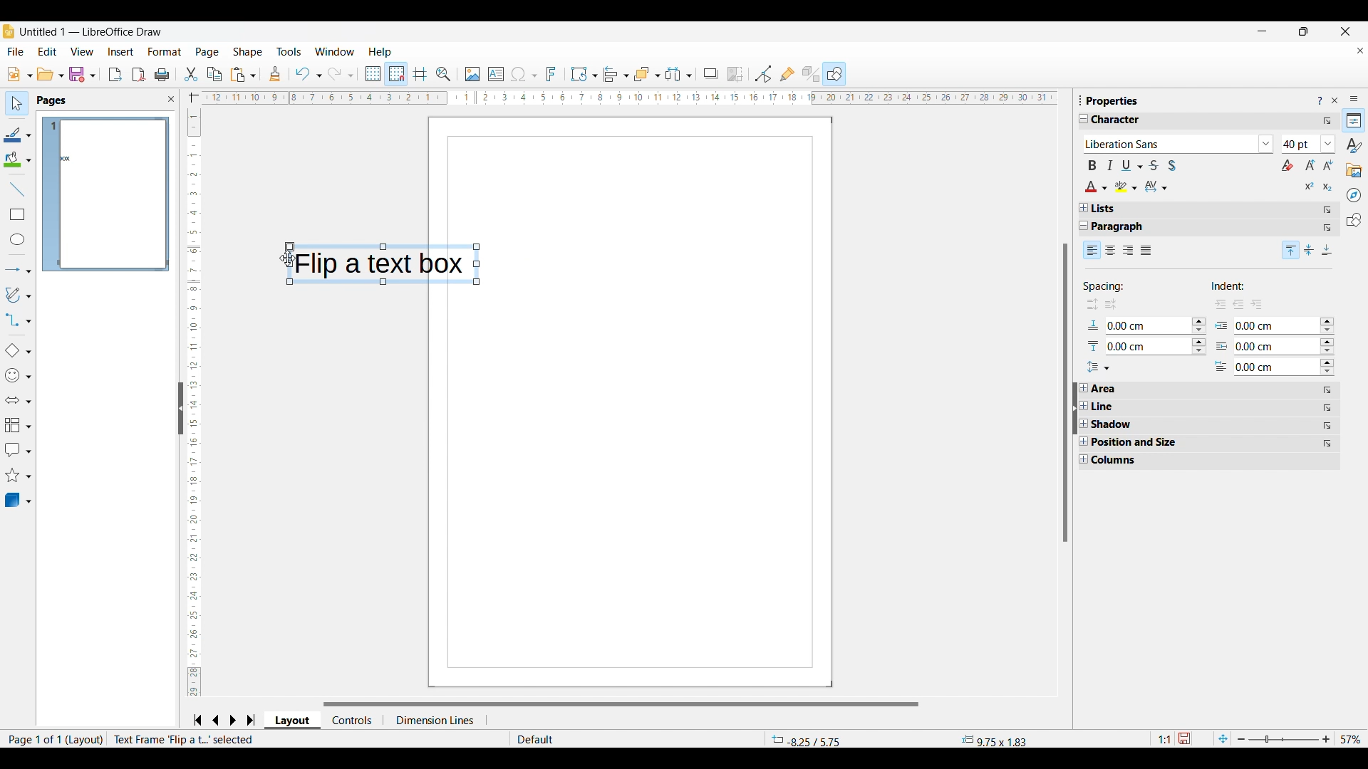 Image resolution: width=1368 pixels, height=769 pixels. What do you see at coordinates (1222, 346) in the screenshot?
I see `Indicates respective indent options` at bounding box center [1222, 346].